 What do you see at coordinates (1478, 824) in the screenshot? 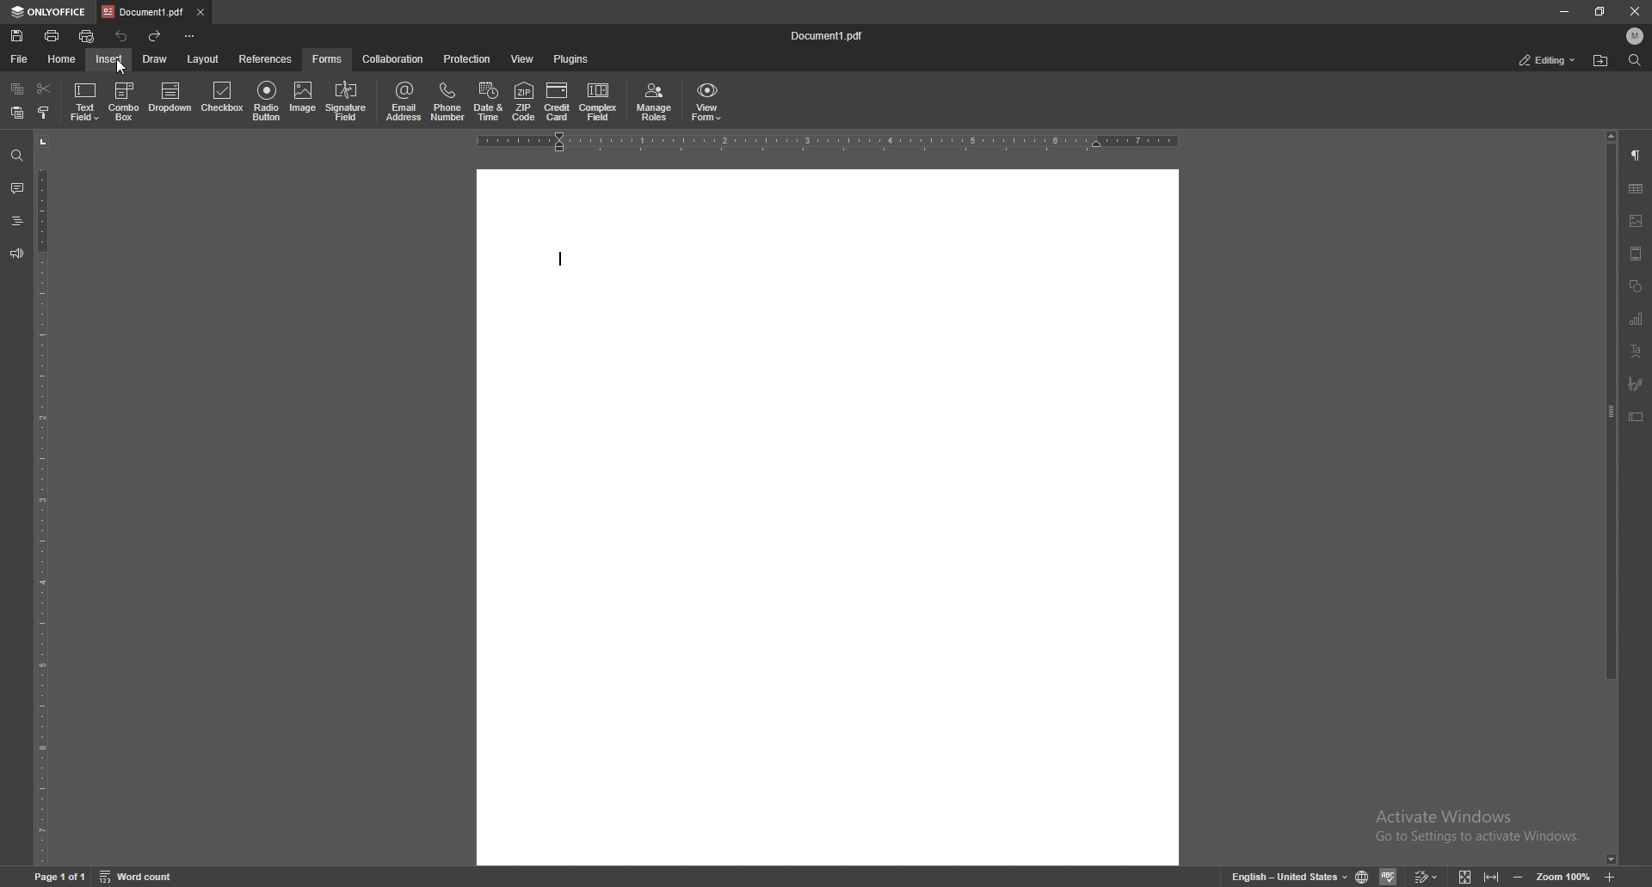
I see `Activate windows` at bounding box center [1478, 824].